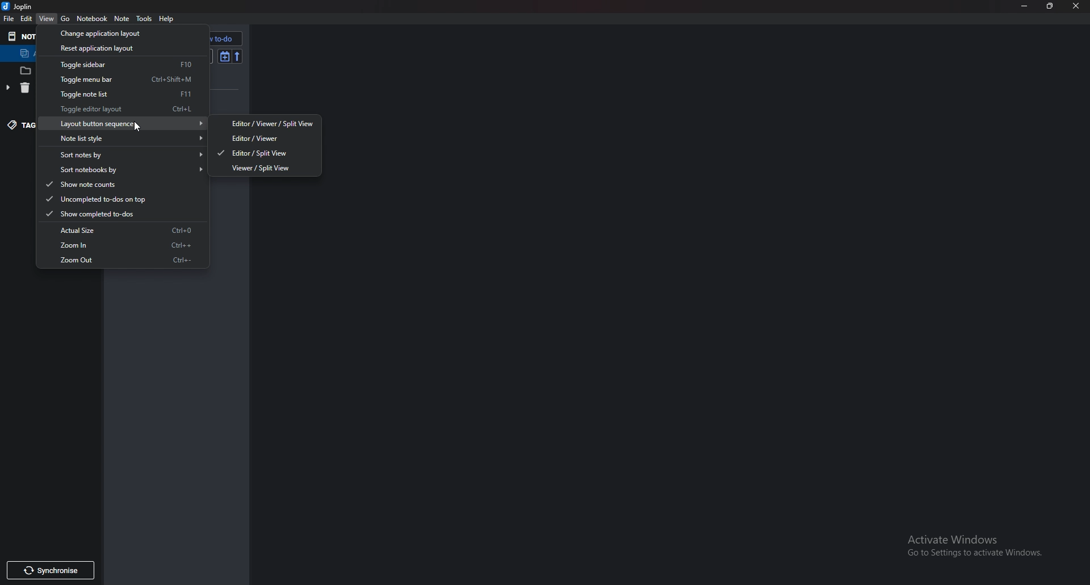 This screenshot has width=1090, height=585. I want to click on Zoom in, so click(121, 245).